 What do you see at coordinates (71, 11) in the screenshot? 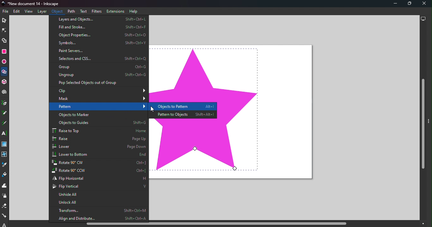
I see `Path` at bounding box center [71, 11].